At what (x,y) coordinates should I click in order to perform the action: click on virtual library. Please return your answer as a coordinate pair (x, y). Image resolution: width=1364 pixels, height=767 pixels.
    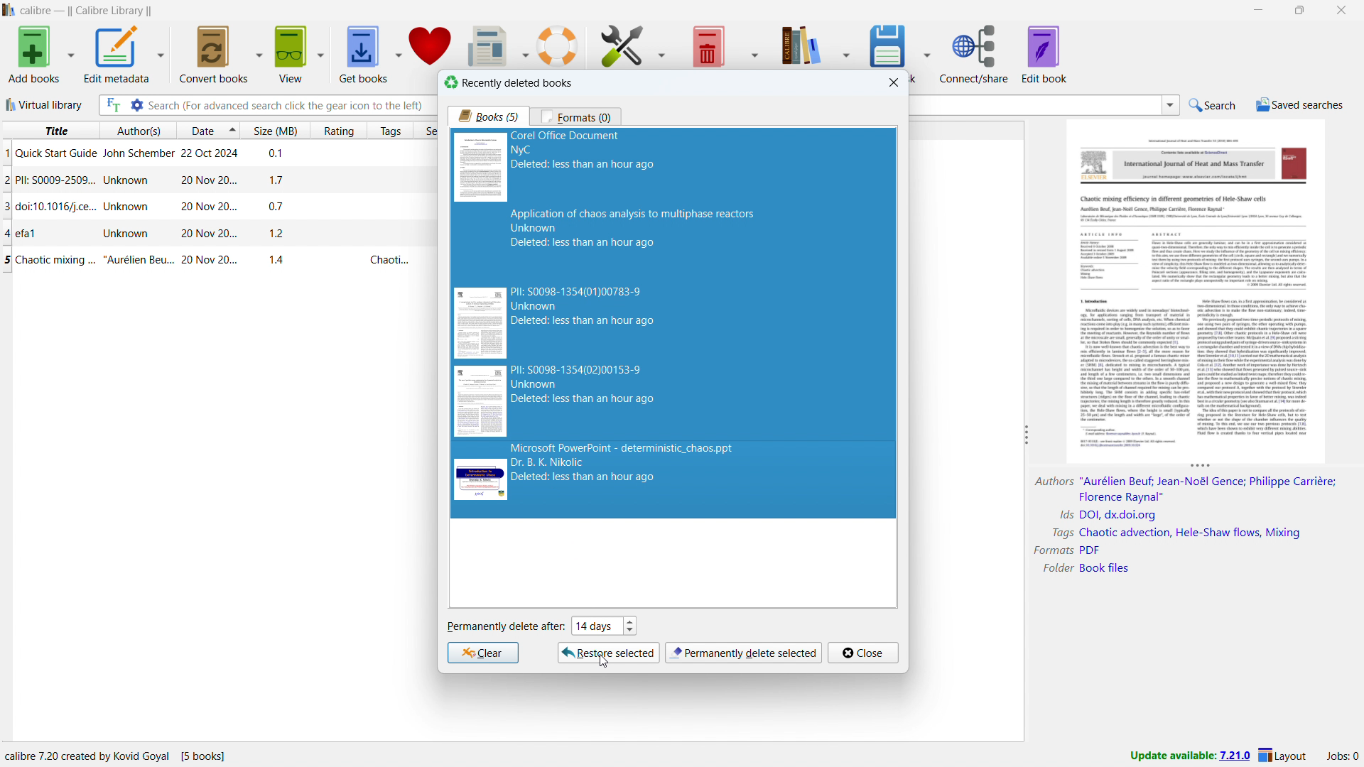
    Looking at the image, I should click on (43, 104).